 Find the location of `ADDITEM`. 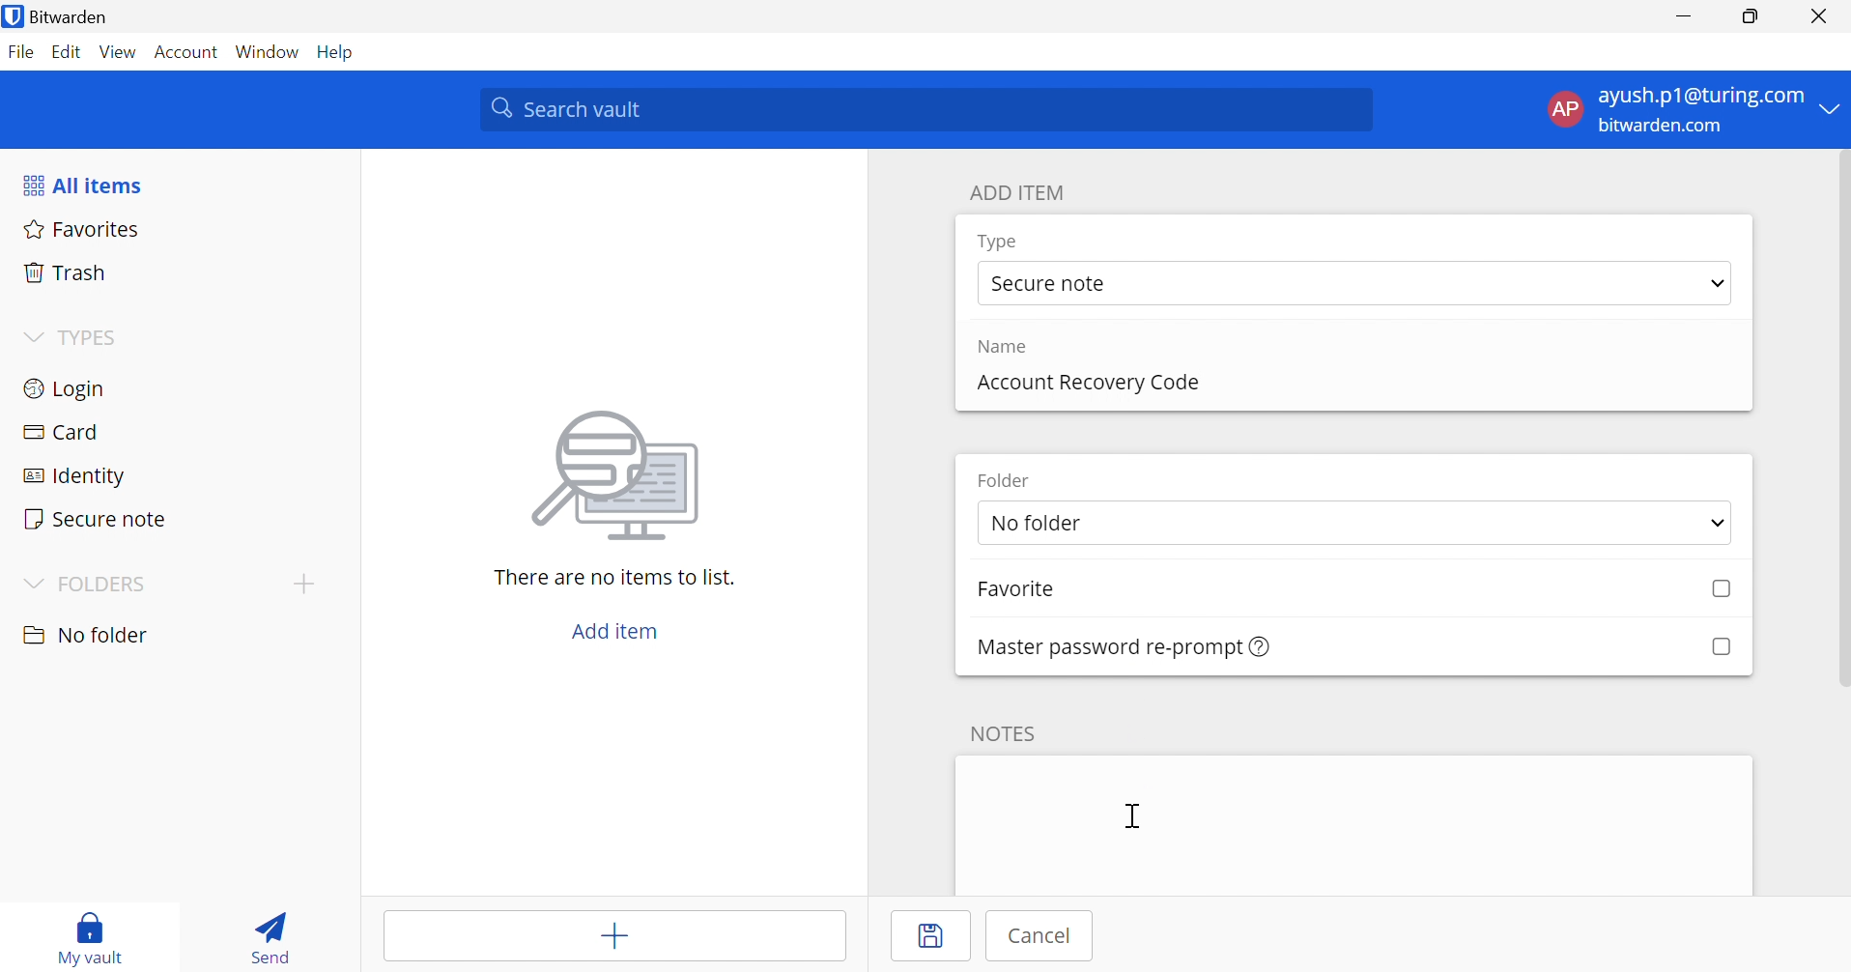

ADDITEM is located at coordinates (1022, 192).